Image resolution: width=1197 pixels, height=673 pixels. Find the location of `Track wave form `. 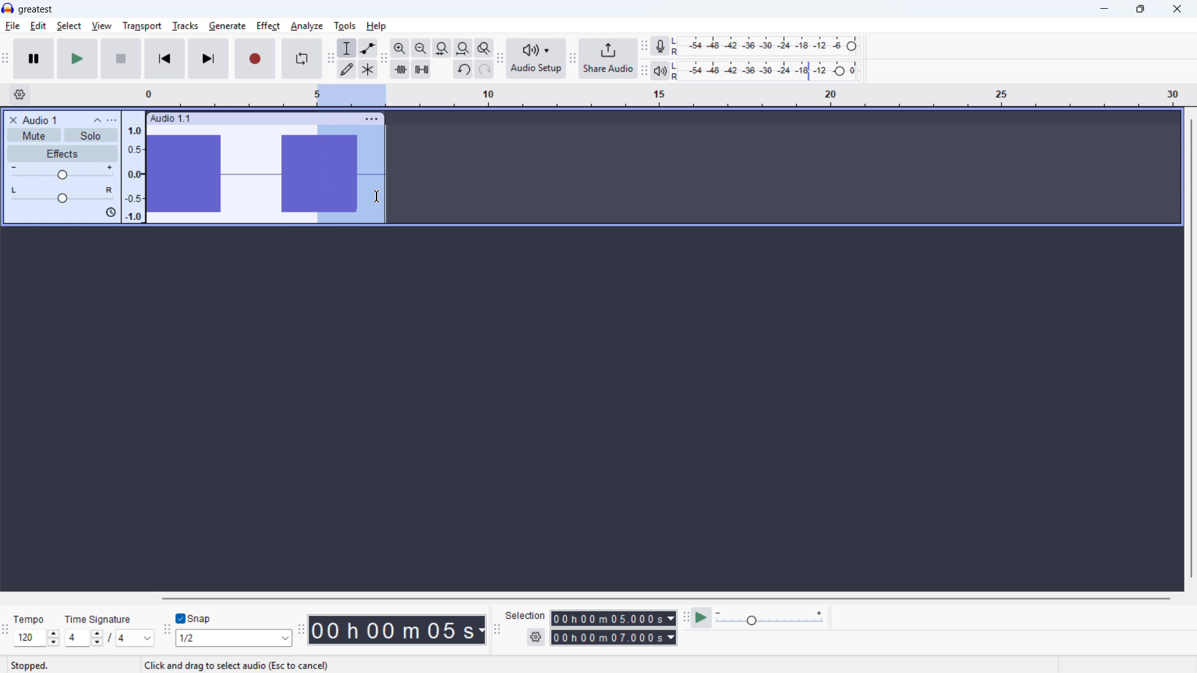

Track wave form  is located at coordinates (229, 174).